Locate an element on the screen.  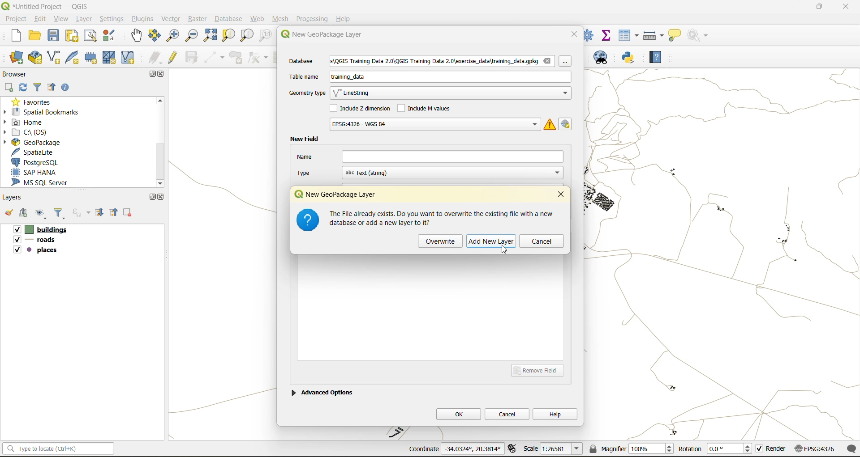
buildings is located at coordinates (39, 230).